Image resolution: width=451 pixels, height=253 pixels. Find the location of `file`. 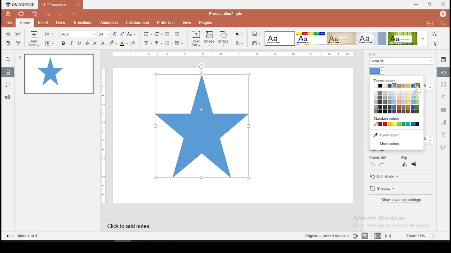

file is located at coordinates (9, 22).